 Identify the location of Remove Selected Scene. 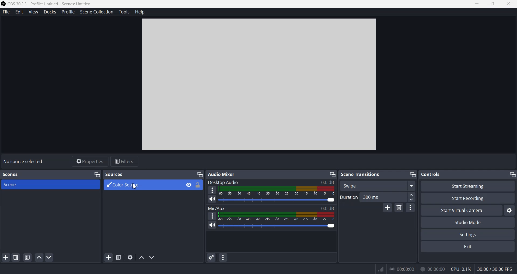
(16, 257).